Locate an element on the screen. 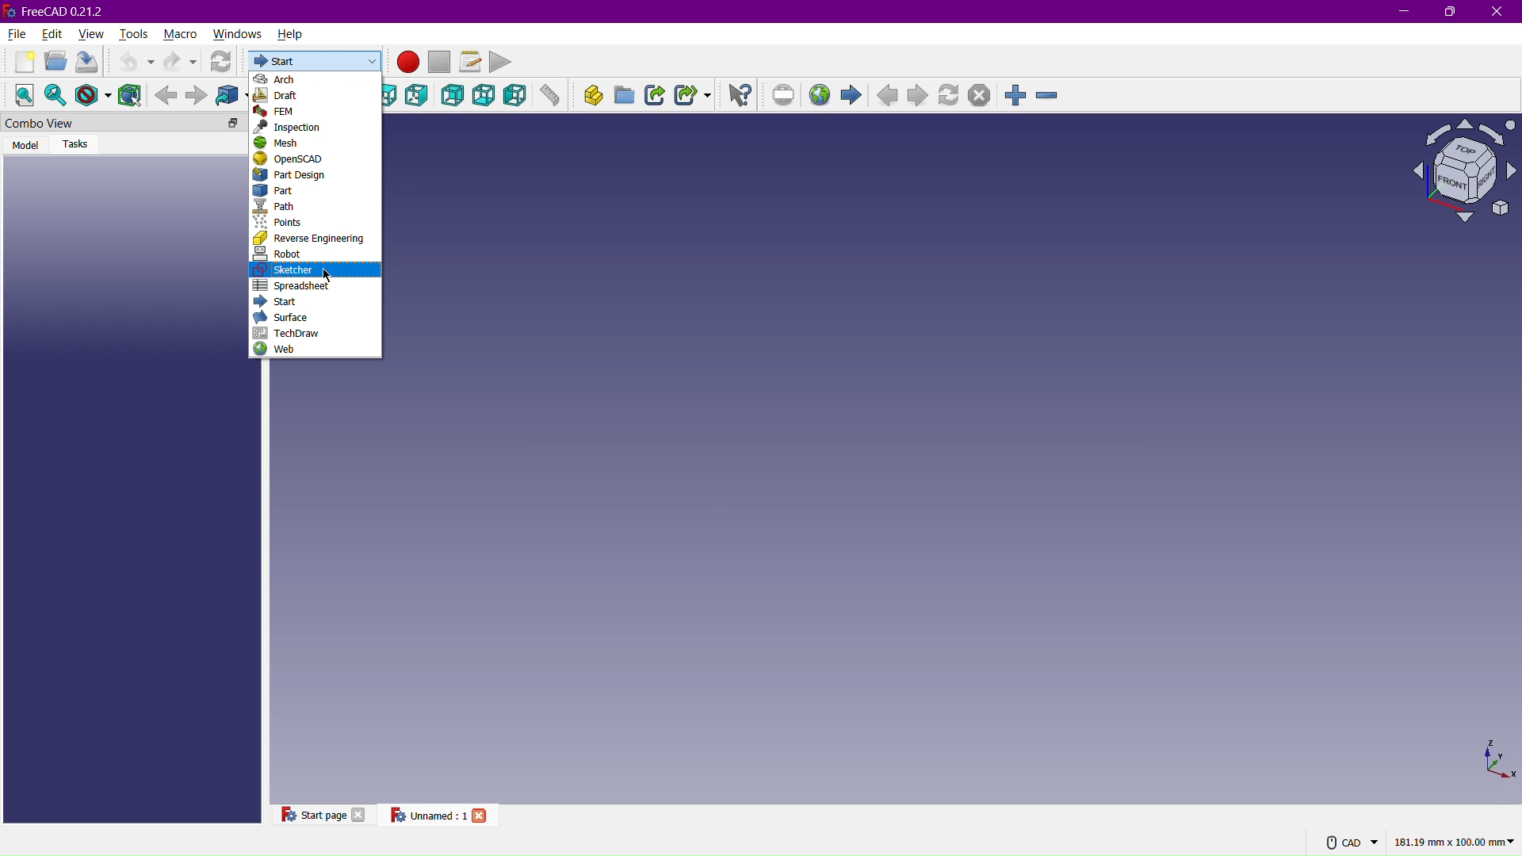  Save is located at coordinates (86, 61).